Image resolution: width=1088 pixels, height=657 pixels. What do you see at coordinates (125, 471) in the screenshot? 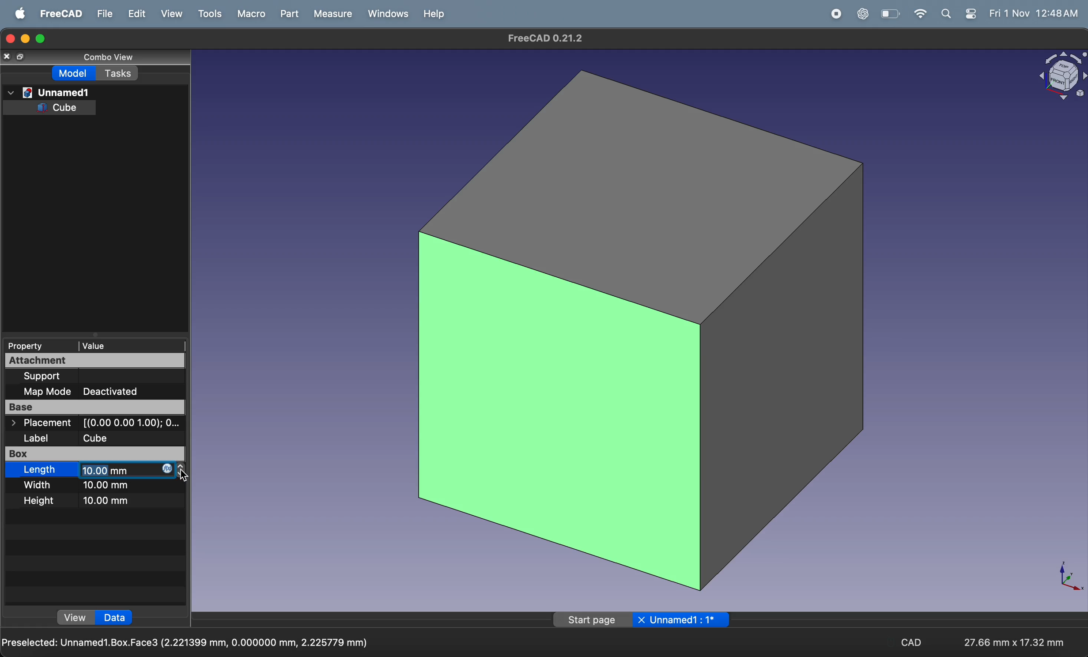
I see `10mm` at bounding box center [125, 471].